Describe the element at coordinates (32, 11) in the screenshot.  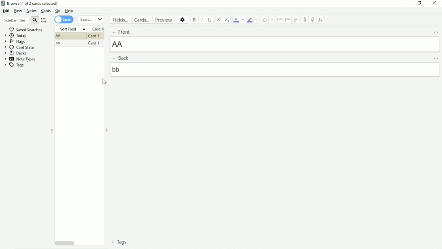
I see `Notes` at that location.